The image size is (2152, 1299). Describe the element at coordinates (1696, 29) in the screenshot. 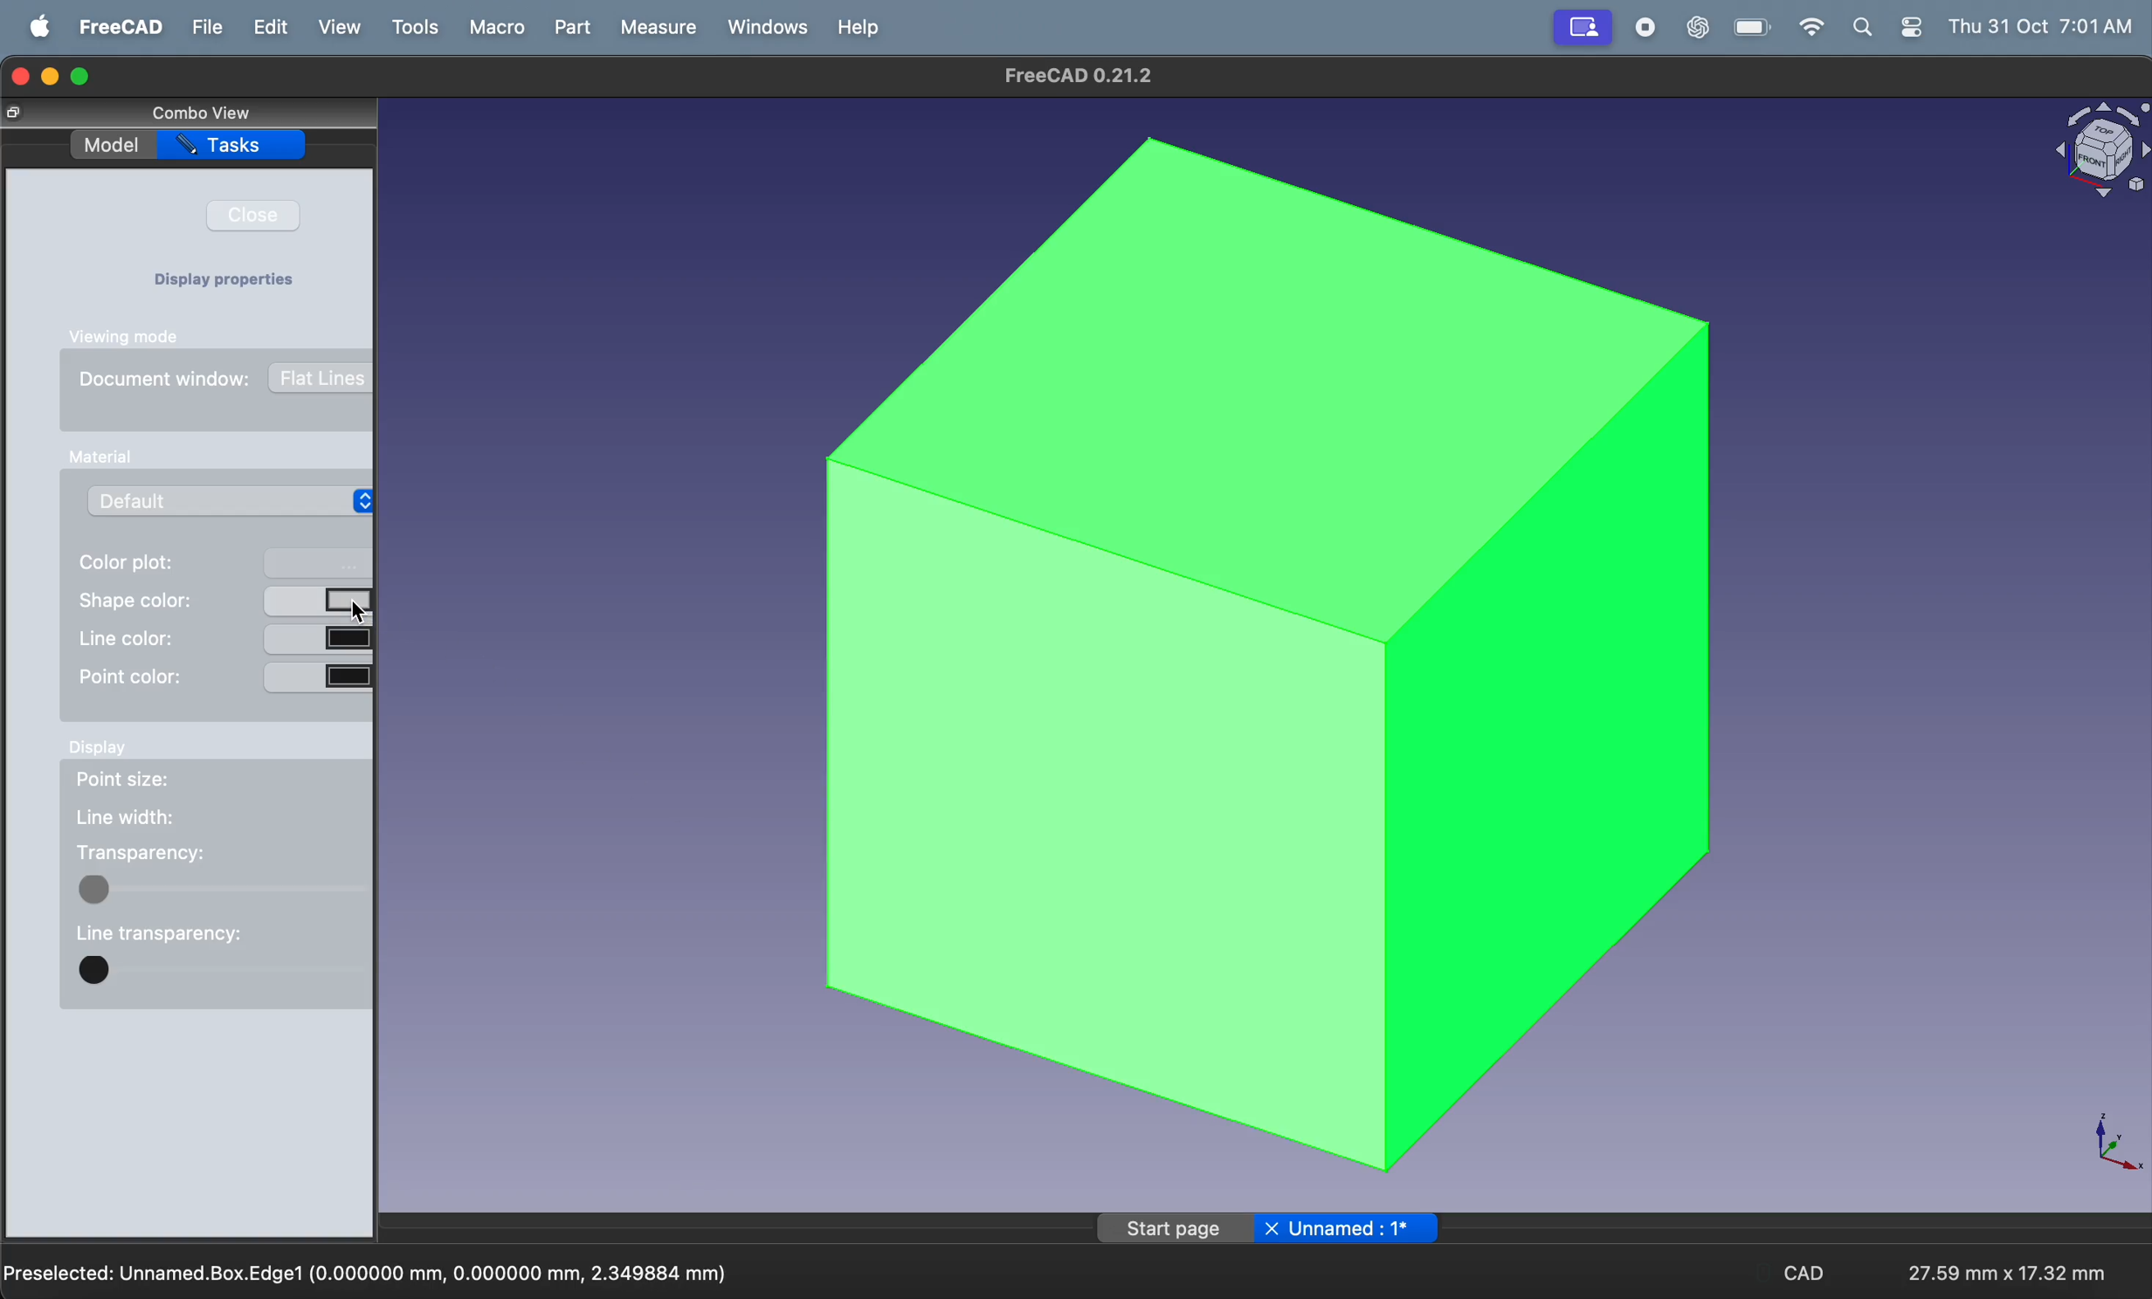

I see `chatgpt` at that location.